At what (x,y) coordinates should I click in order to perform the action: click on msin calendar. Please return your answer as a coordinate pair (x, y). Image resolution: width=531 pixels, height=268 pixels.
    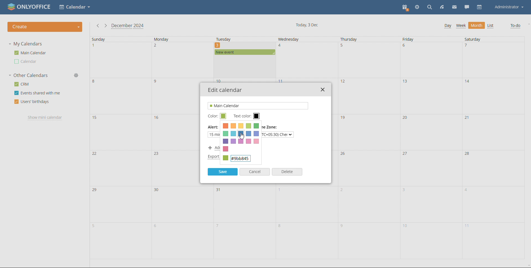
    Looking at the image, I should click on (30, 53).